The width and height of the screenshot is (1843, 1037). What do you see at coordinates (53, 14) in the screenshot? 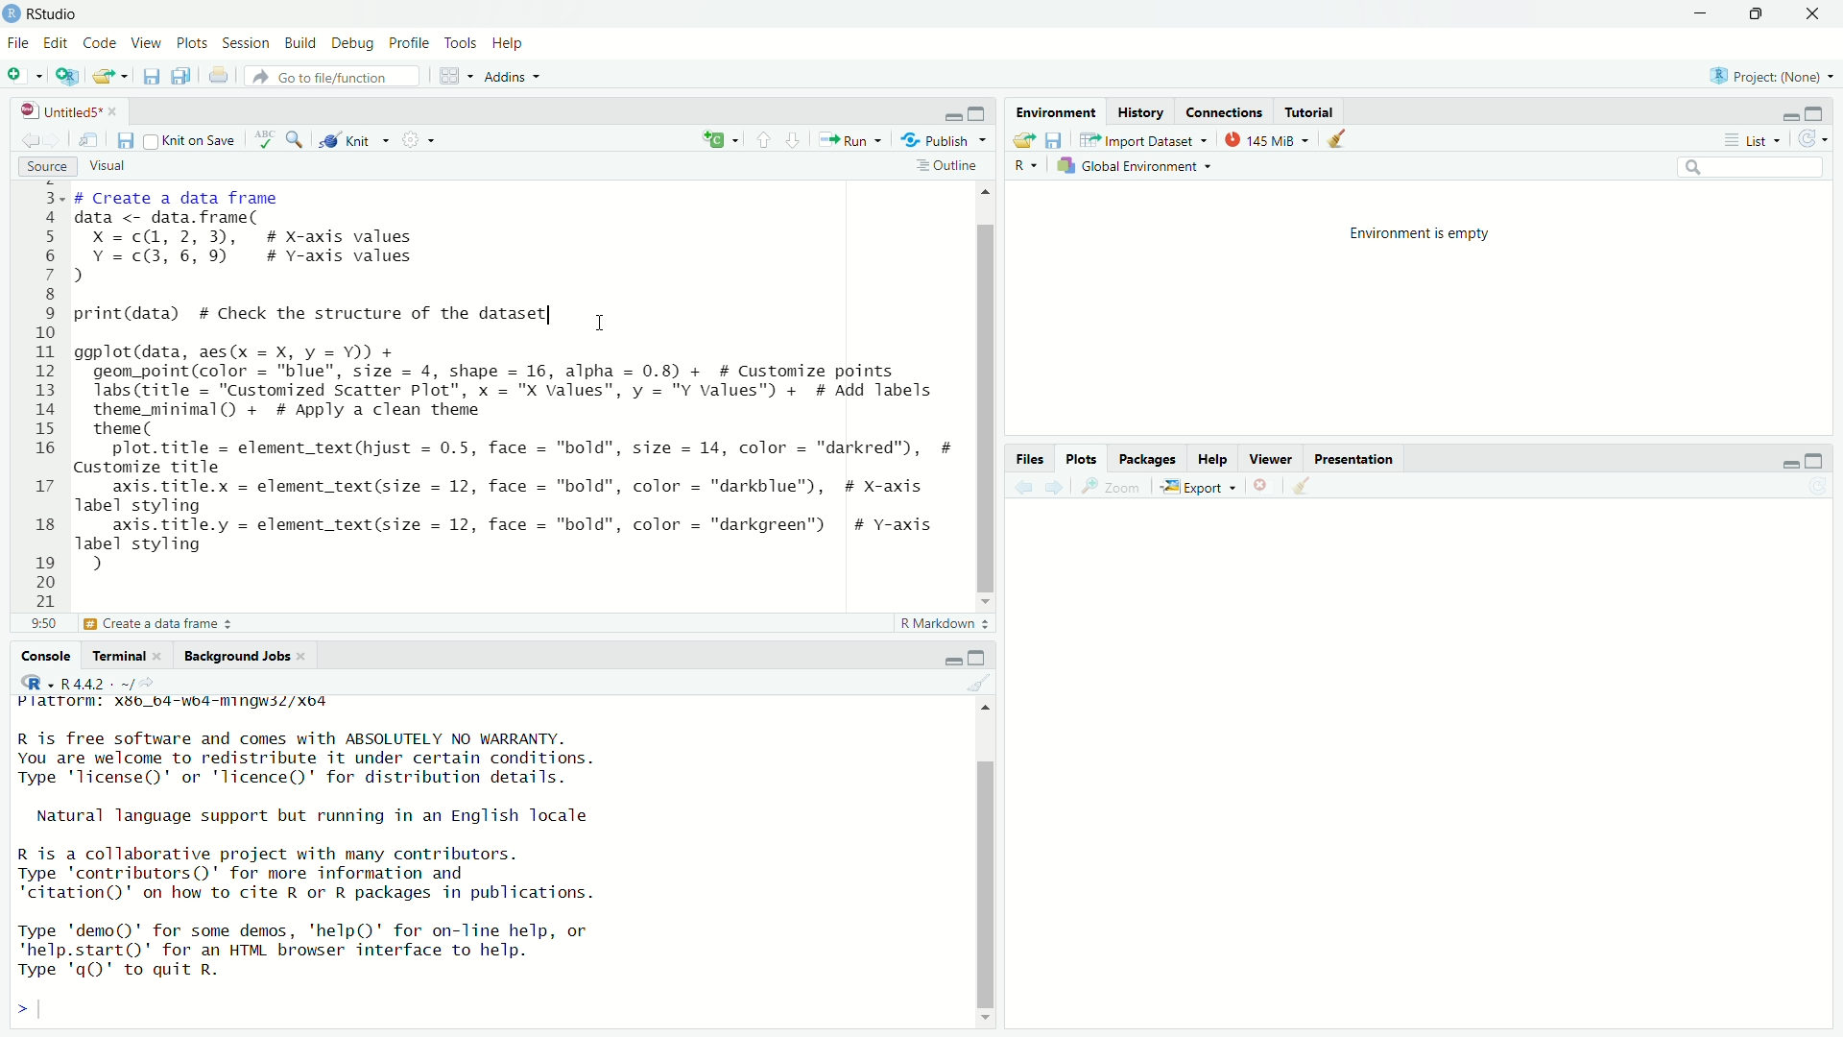
I see `R studio` at bounding box center [53, 14].